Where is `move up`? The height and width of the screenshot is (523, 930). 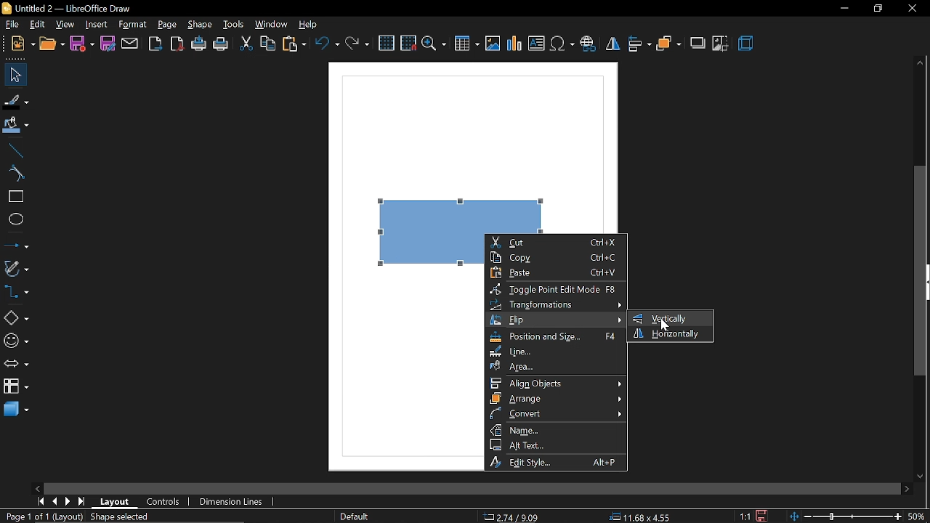
move up is located at coordinates (920, 61).